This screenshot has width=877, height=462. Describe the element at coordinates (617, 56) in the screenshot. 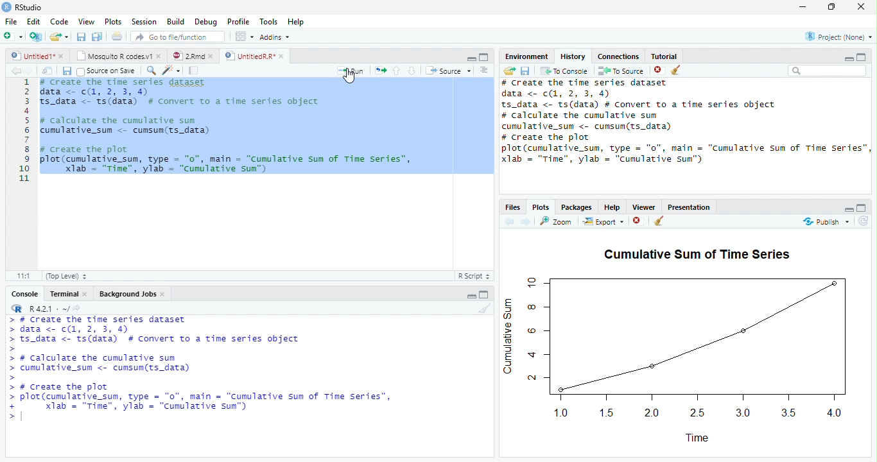

I see `Connections` at that location.